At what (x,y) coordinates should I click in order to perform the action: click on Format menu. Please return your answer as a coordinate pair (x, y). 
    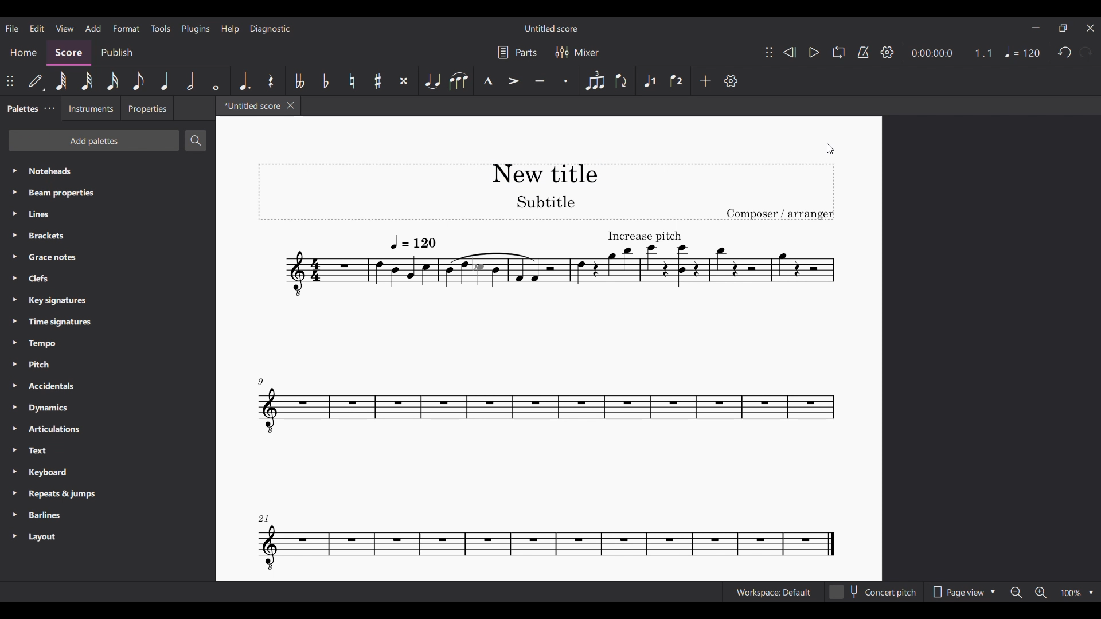
    Looking at the image, I should click on (126, 29).